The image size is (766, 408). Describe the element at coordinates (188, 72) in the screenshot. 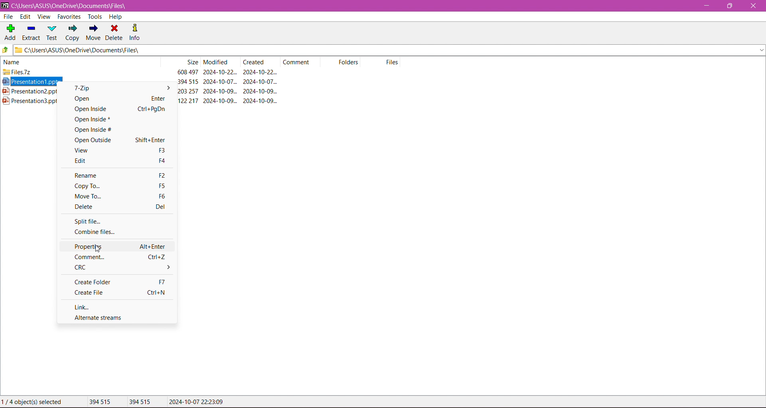

I see `608 497` at that location.